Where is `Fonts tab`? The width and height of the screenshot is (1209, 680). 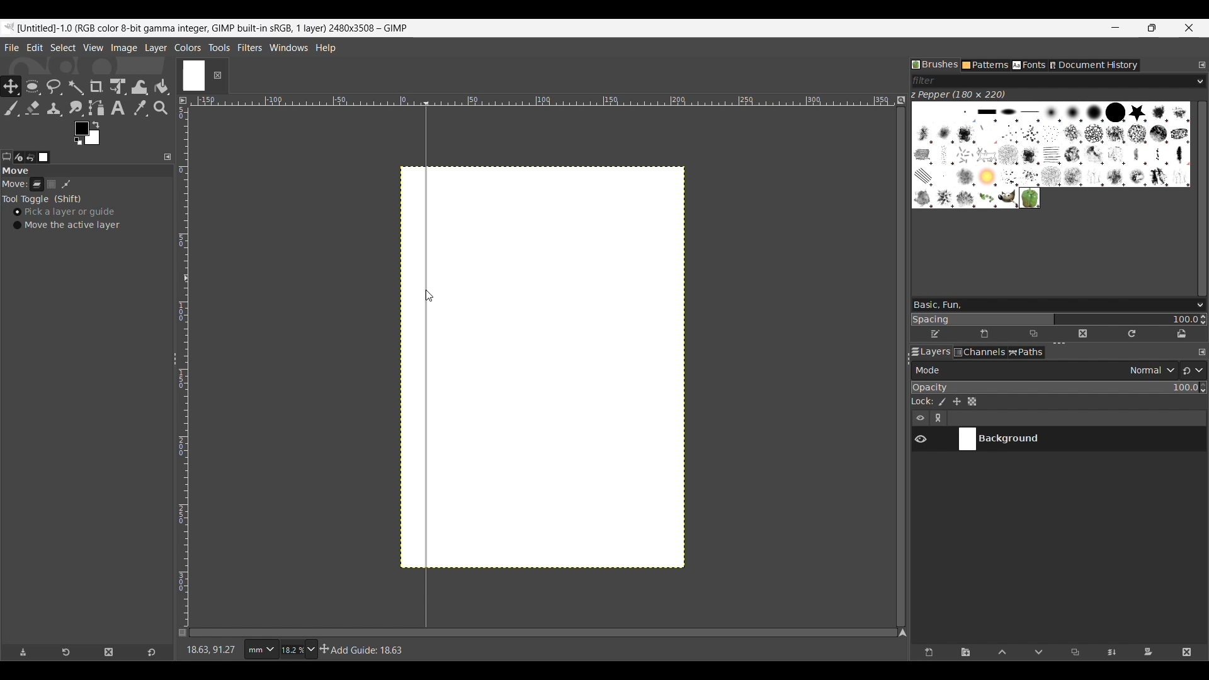
Fonts tab is located at coordinates (1029, 65).